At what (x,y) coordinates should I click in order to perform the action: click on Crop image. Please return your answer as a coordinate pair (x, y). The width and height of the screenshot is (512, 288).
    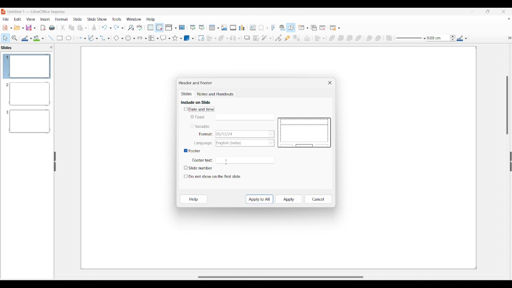
    Looking at the image, I should click on (256, 38).